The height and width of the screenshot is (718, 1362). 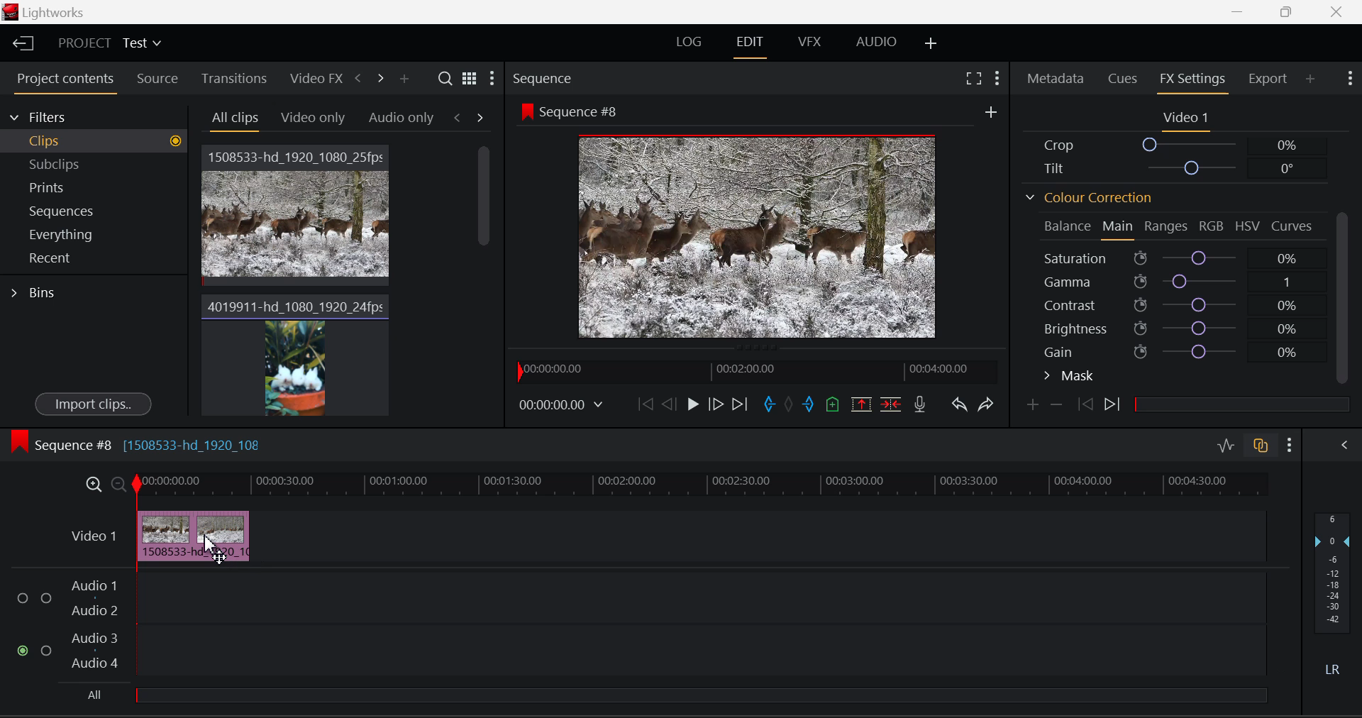 I want to click on Add Panel, so click(x=1312, y=80).